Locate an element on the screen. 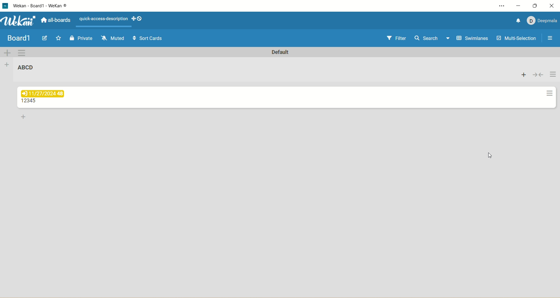 The image size is (560, 298). sort cards is located at coordinates (149, 38).